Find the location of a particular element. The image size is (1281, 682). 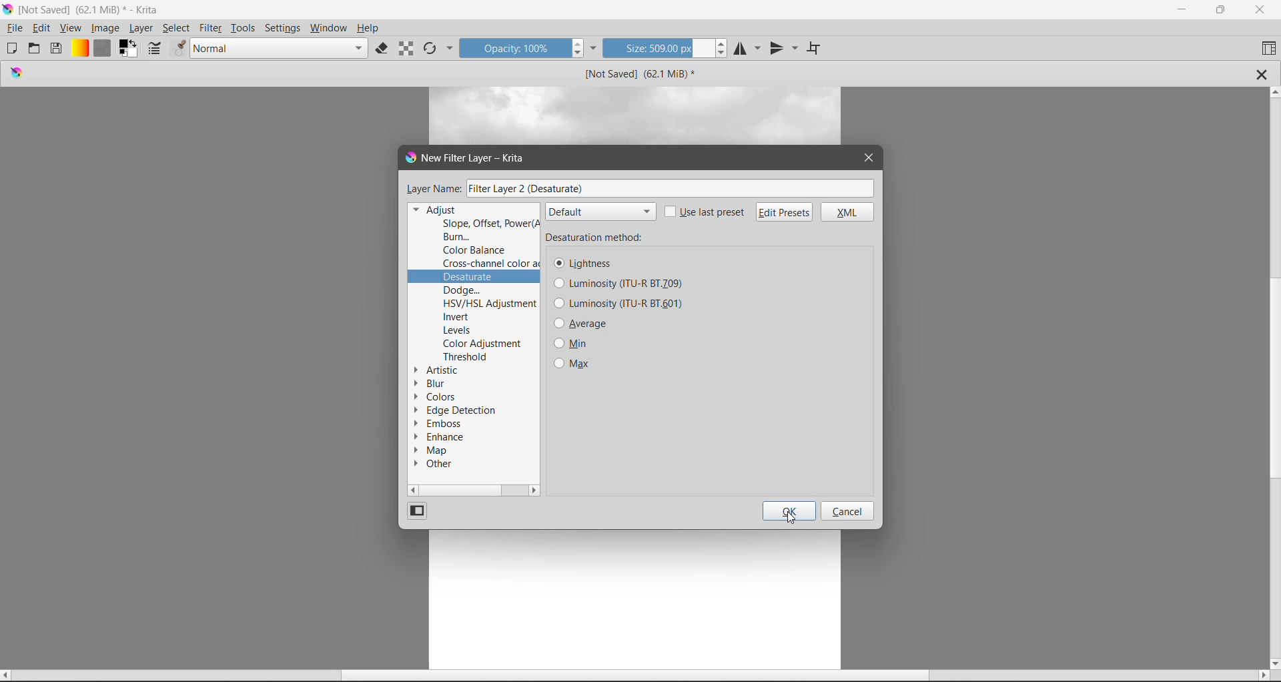

 is located at coordinates (871, 158).